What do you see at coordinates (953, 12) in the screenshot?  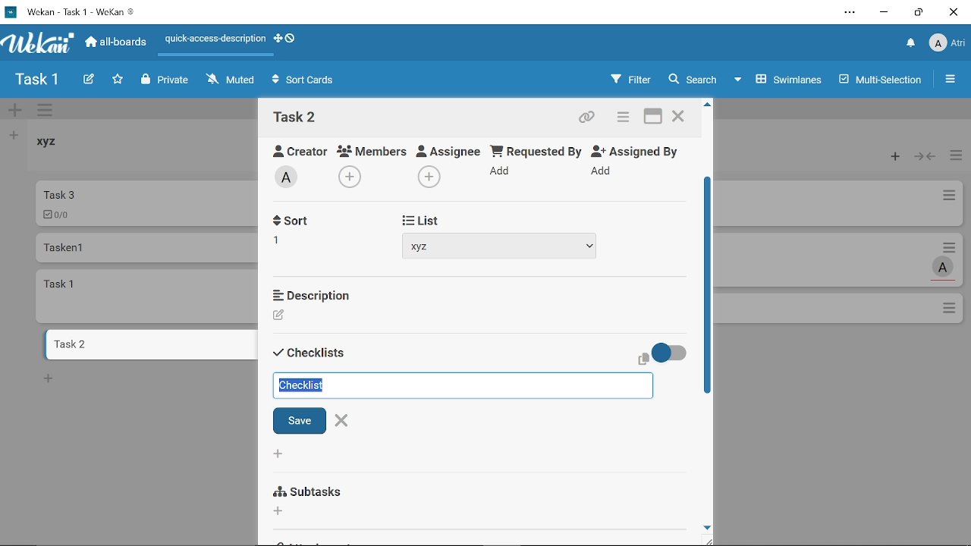 I see `Close` at bounding box center [953, 12].